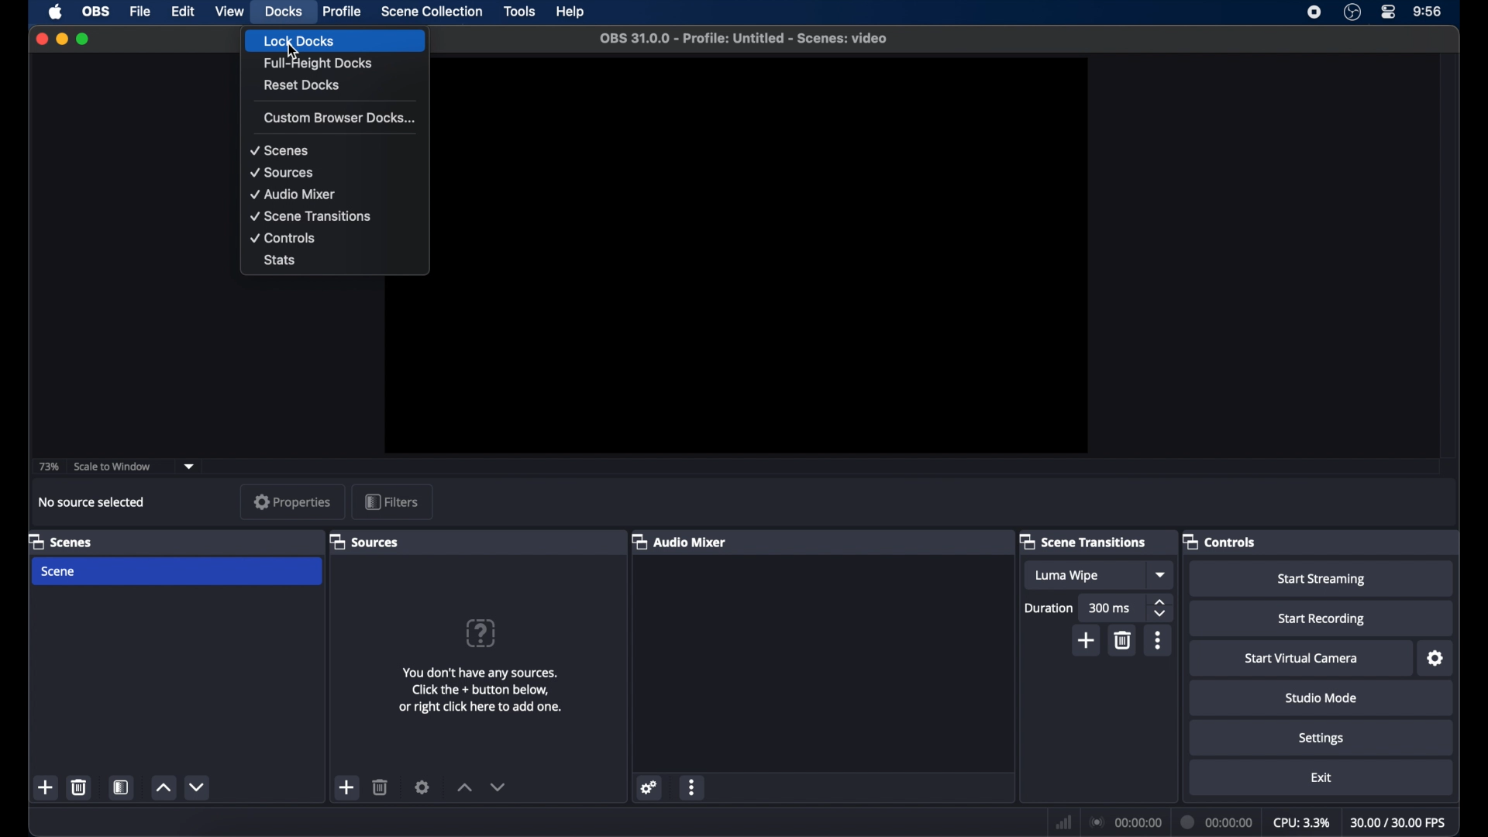 Image resolution: width=1488 pixels, height=837 pixels. What do you see at coordinates (113, 467) in the screenshot?
I see `scale to window` at bounding box center [113, 467].